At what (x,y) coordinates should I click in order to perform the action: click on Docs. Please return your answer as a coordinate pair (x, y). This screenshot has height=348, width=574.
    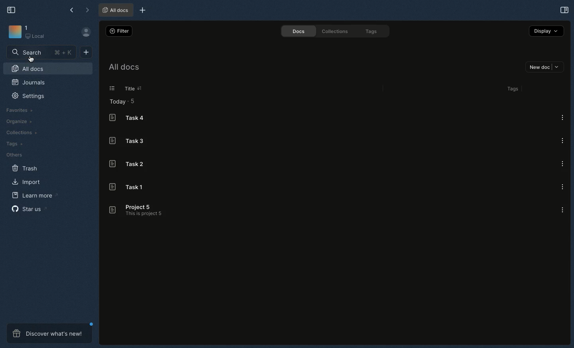
    Looking at the image, I should click on (297, 31).